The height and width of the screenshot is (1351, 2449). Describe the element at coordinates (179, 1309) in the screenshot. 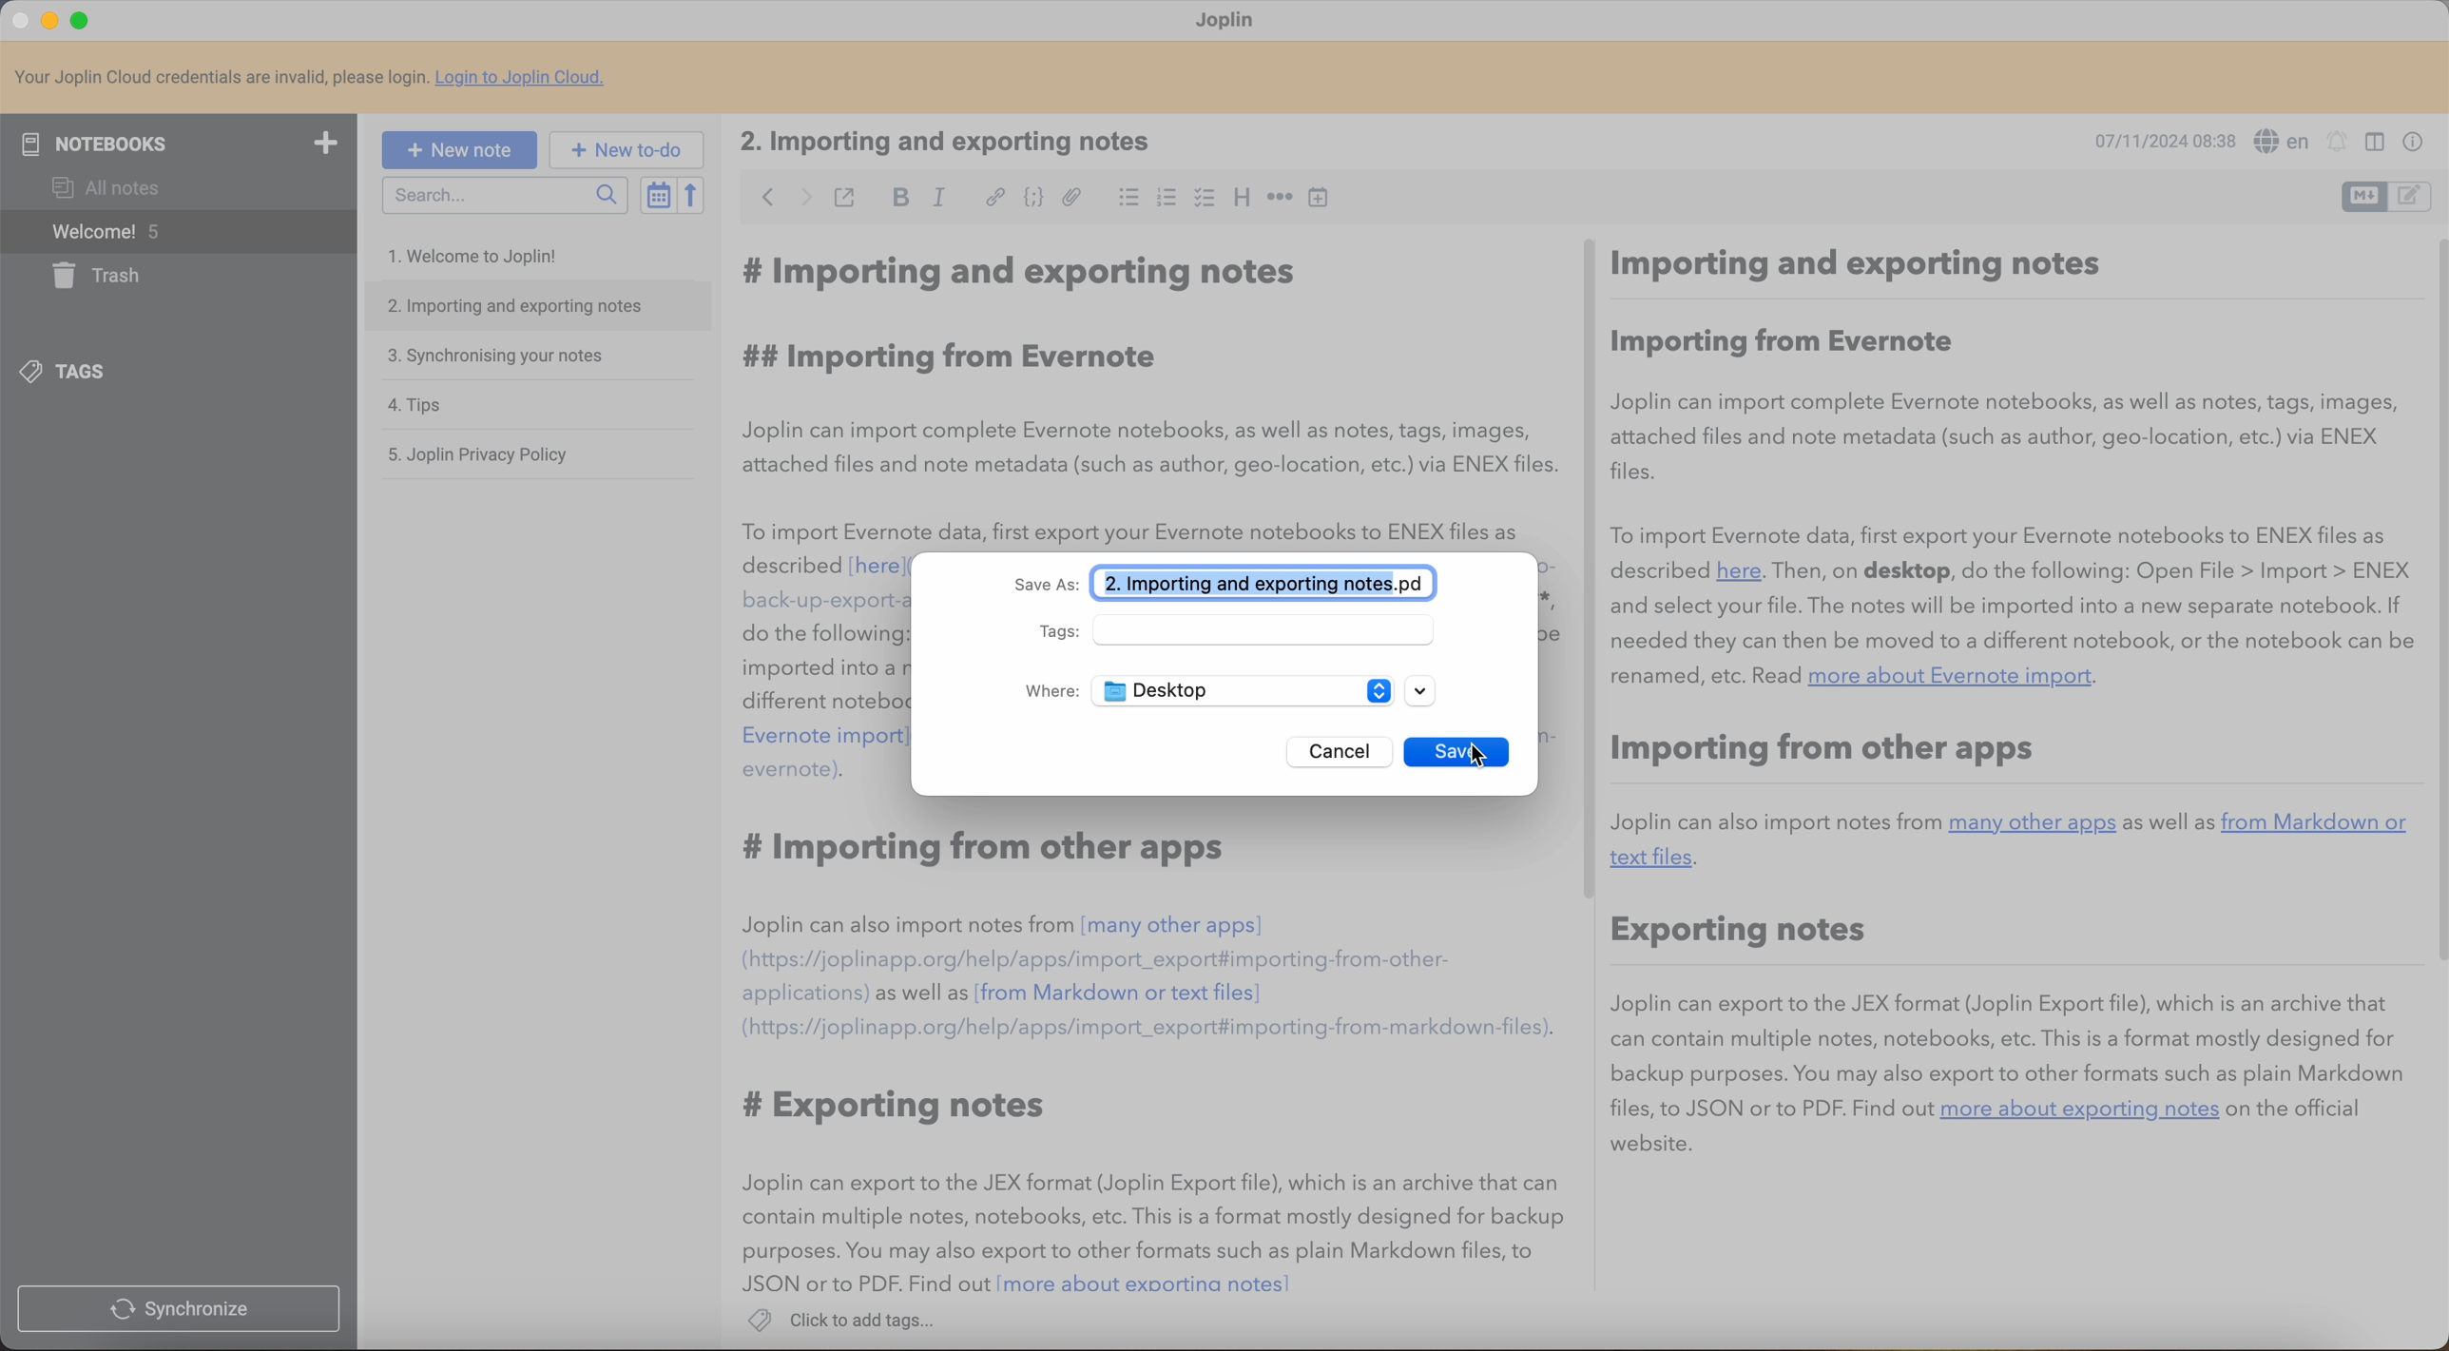

I see `synchronize` at that location.